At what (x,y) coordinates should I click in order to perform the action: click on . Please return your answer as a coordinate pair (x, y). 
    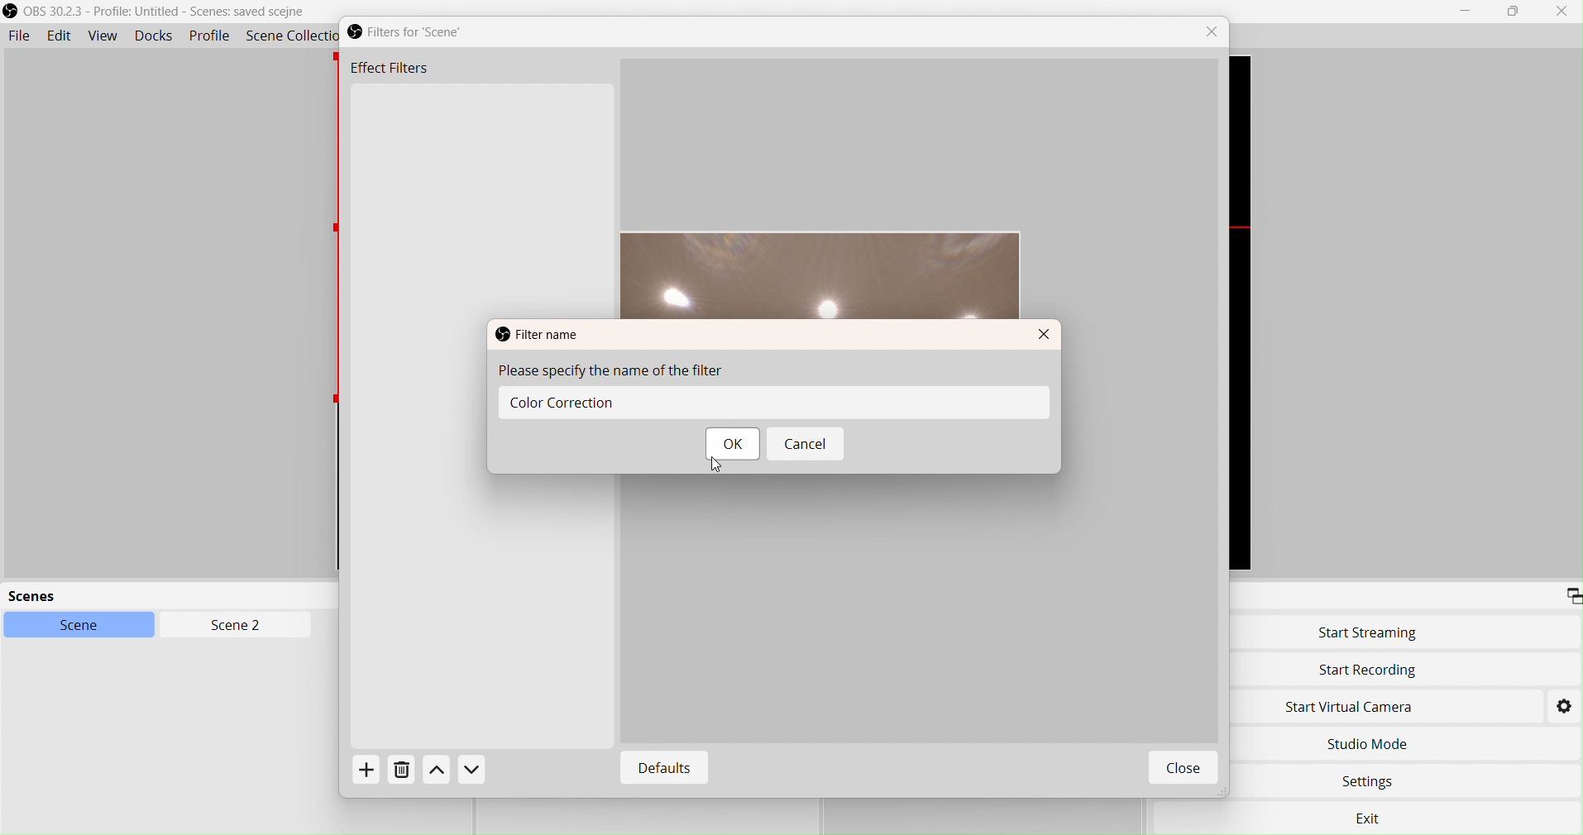
    Looking at the image, I should click on (189, 12).